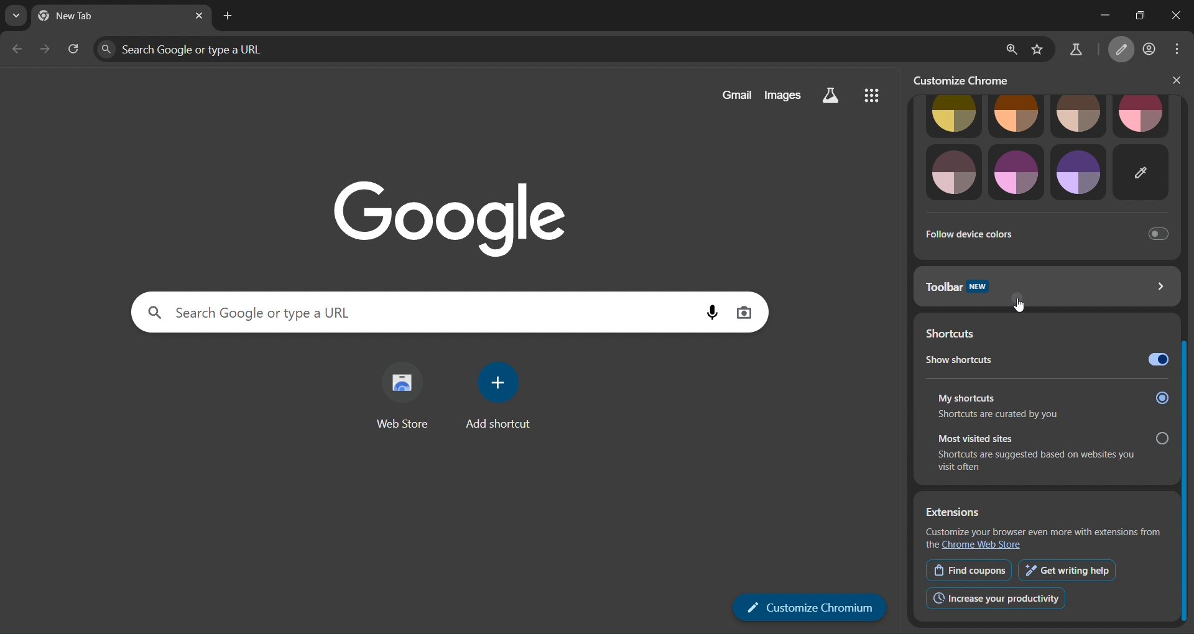 This screenshot has width=1194, height=634. What do you see at coordinates (501, 395) in the screenshot?
I see `add shortcut` at bounding box center [501, 395].